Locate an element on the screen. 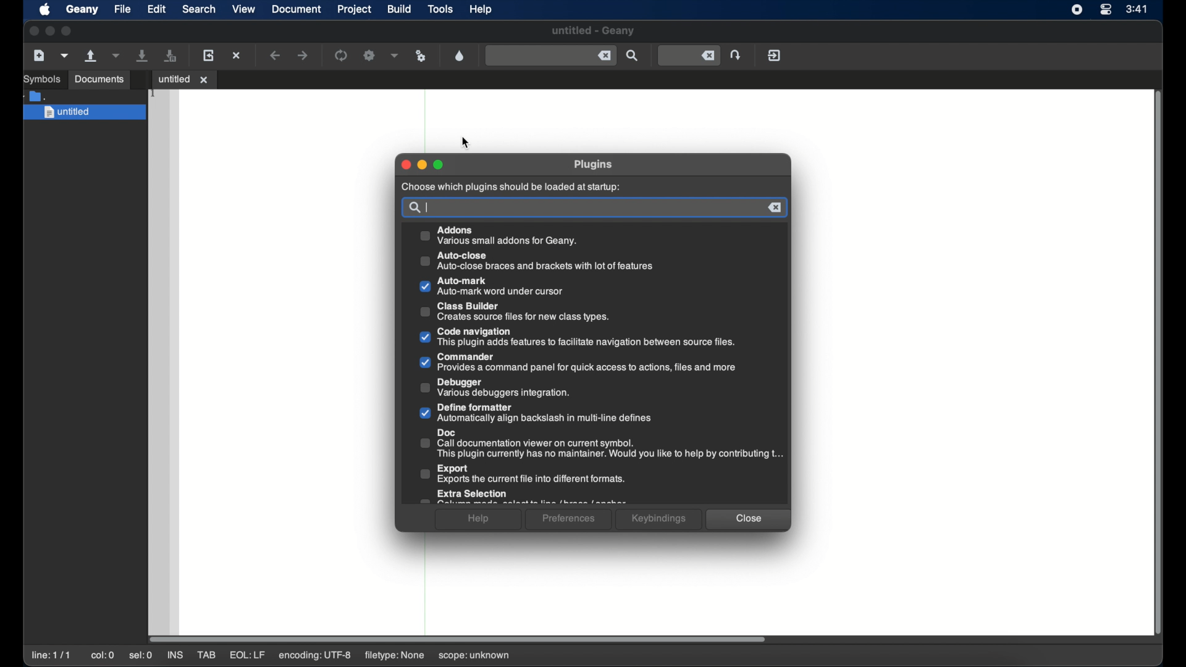  tab is located at coordinates (208, 655).